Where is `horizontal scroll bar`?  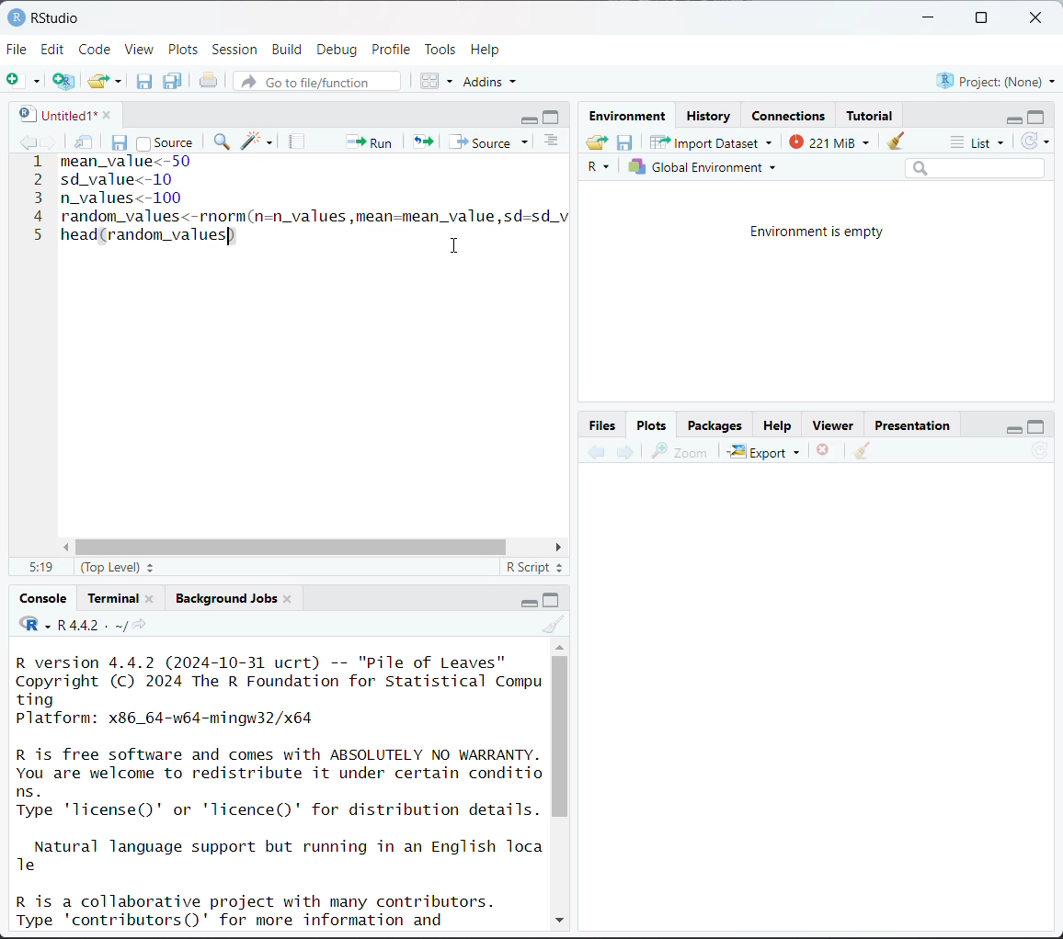 horizontal scroll bar is located at coordinates (315, 548).